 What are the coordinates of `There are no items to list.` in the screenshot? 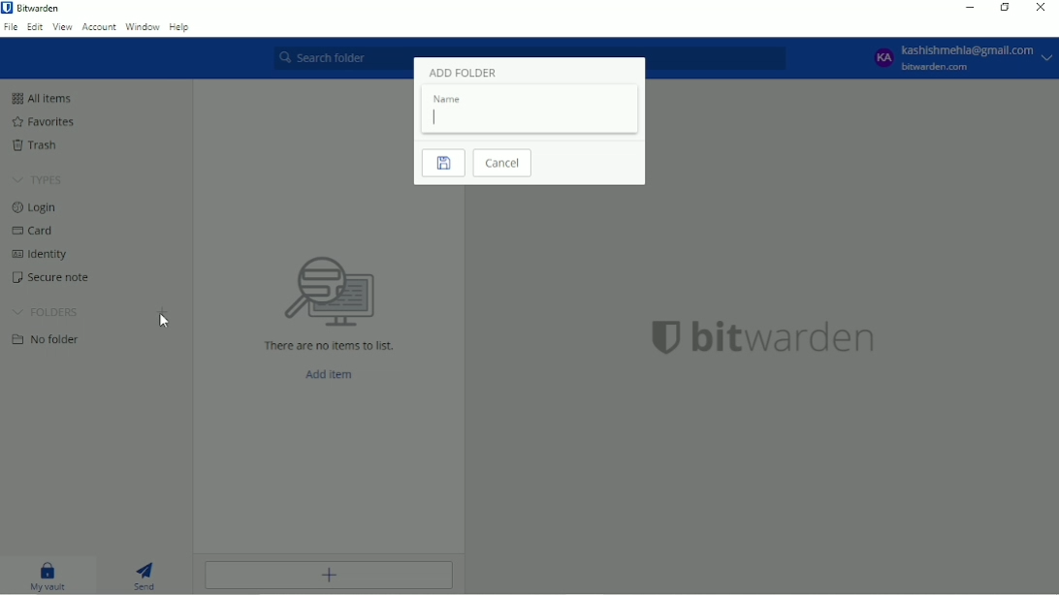 It's located at (329, 344).